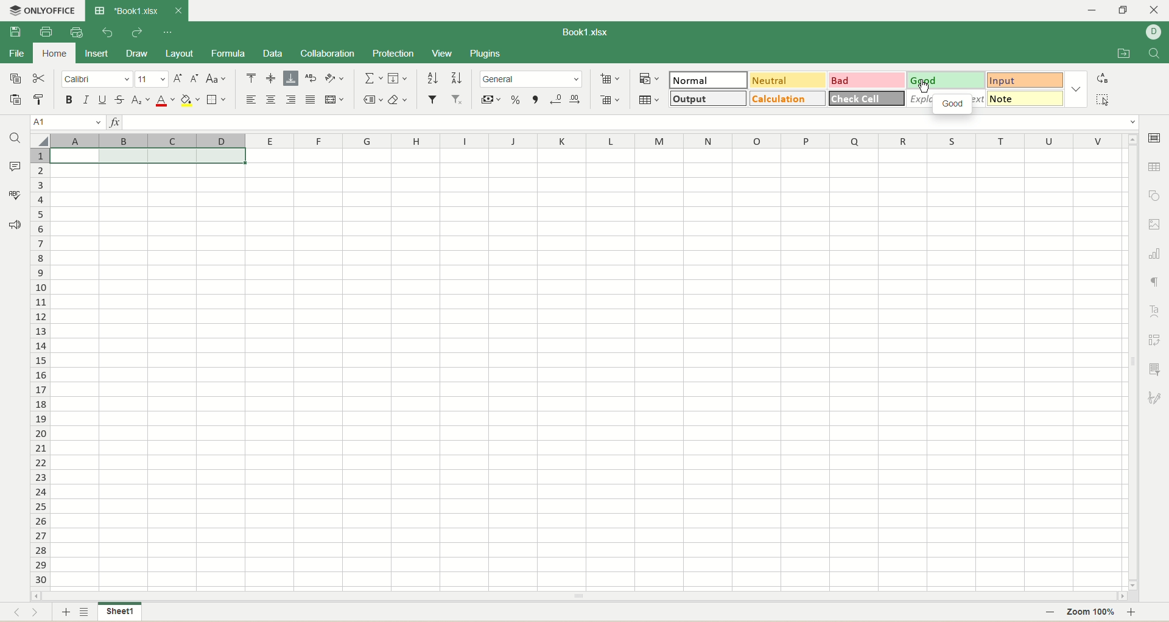 The image size is (1169, 622). Describe the element at coordinates (228, 54) in the screenshot. I see `formula` at that location.